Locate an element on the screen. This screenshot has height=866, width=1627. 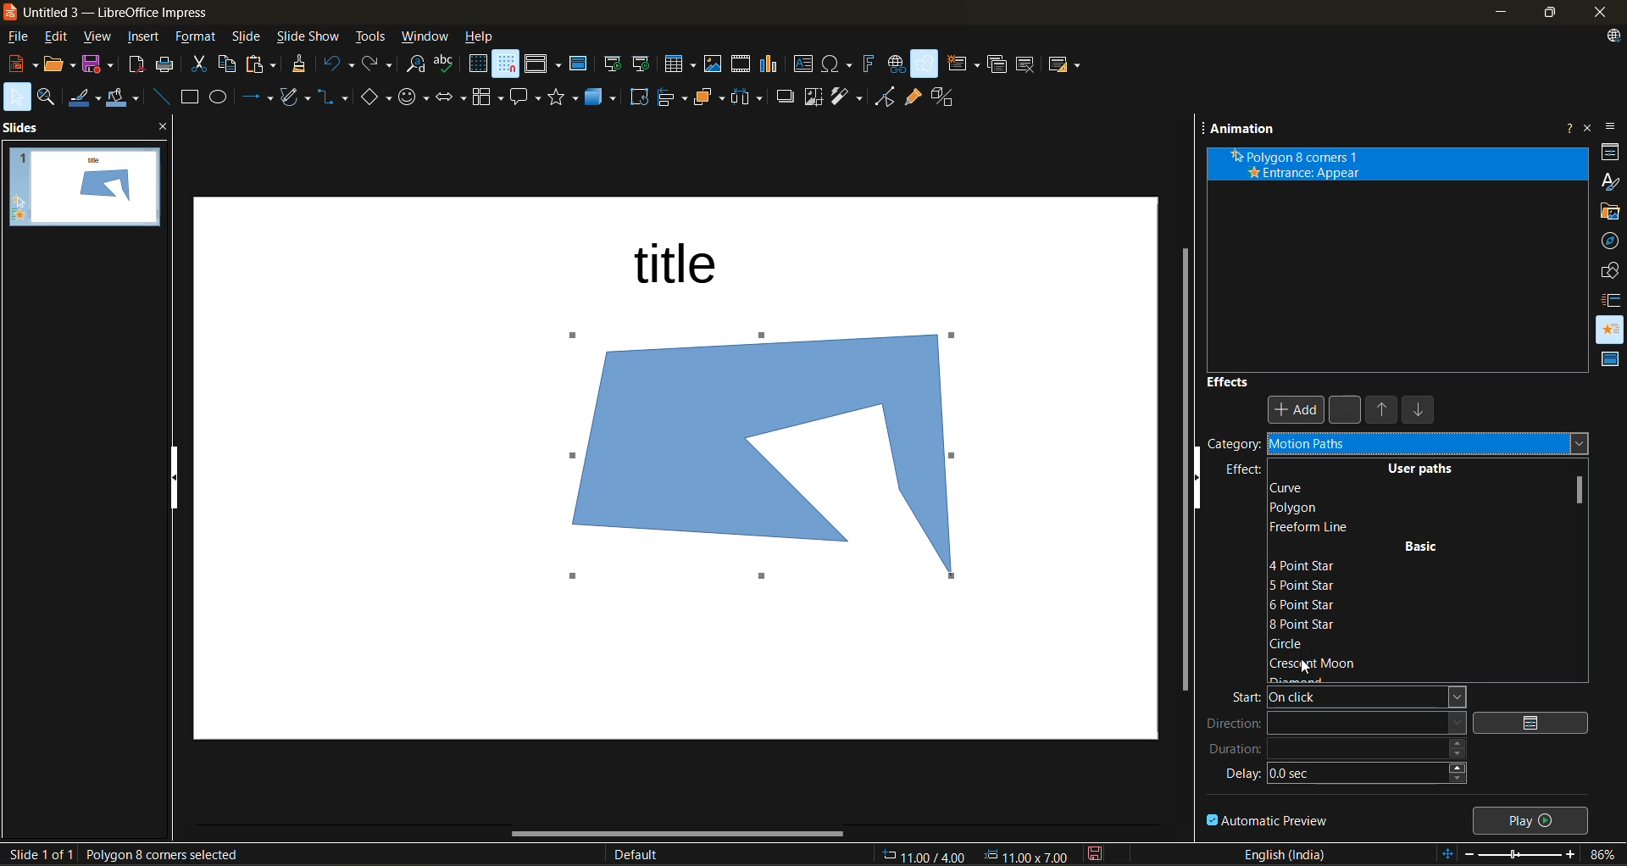
play is located at coordinates (1535, 819).